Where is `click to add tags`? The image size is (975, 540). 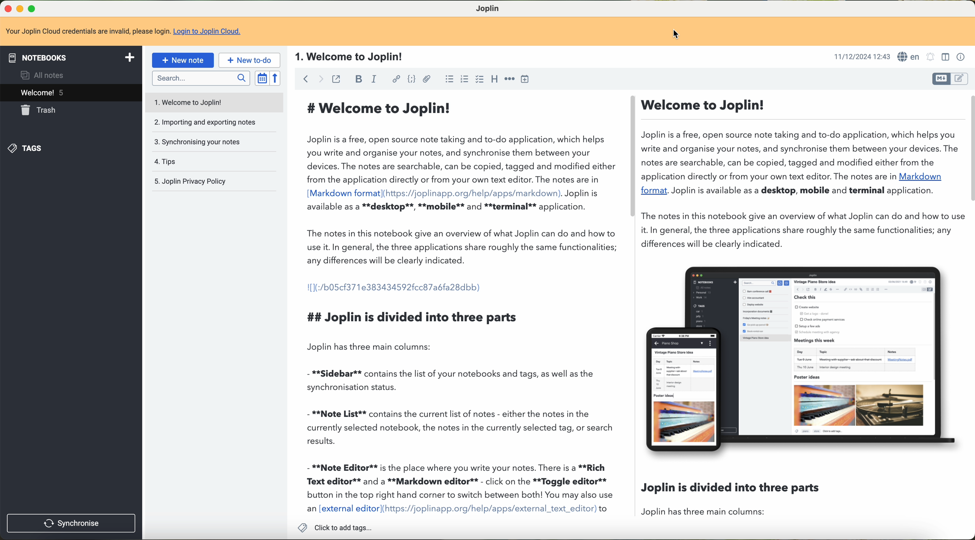
click to add tags is located at coordinates (334, 527).